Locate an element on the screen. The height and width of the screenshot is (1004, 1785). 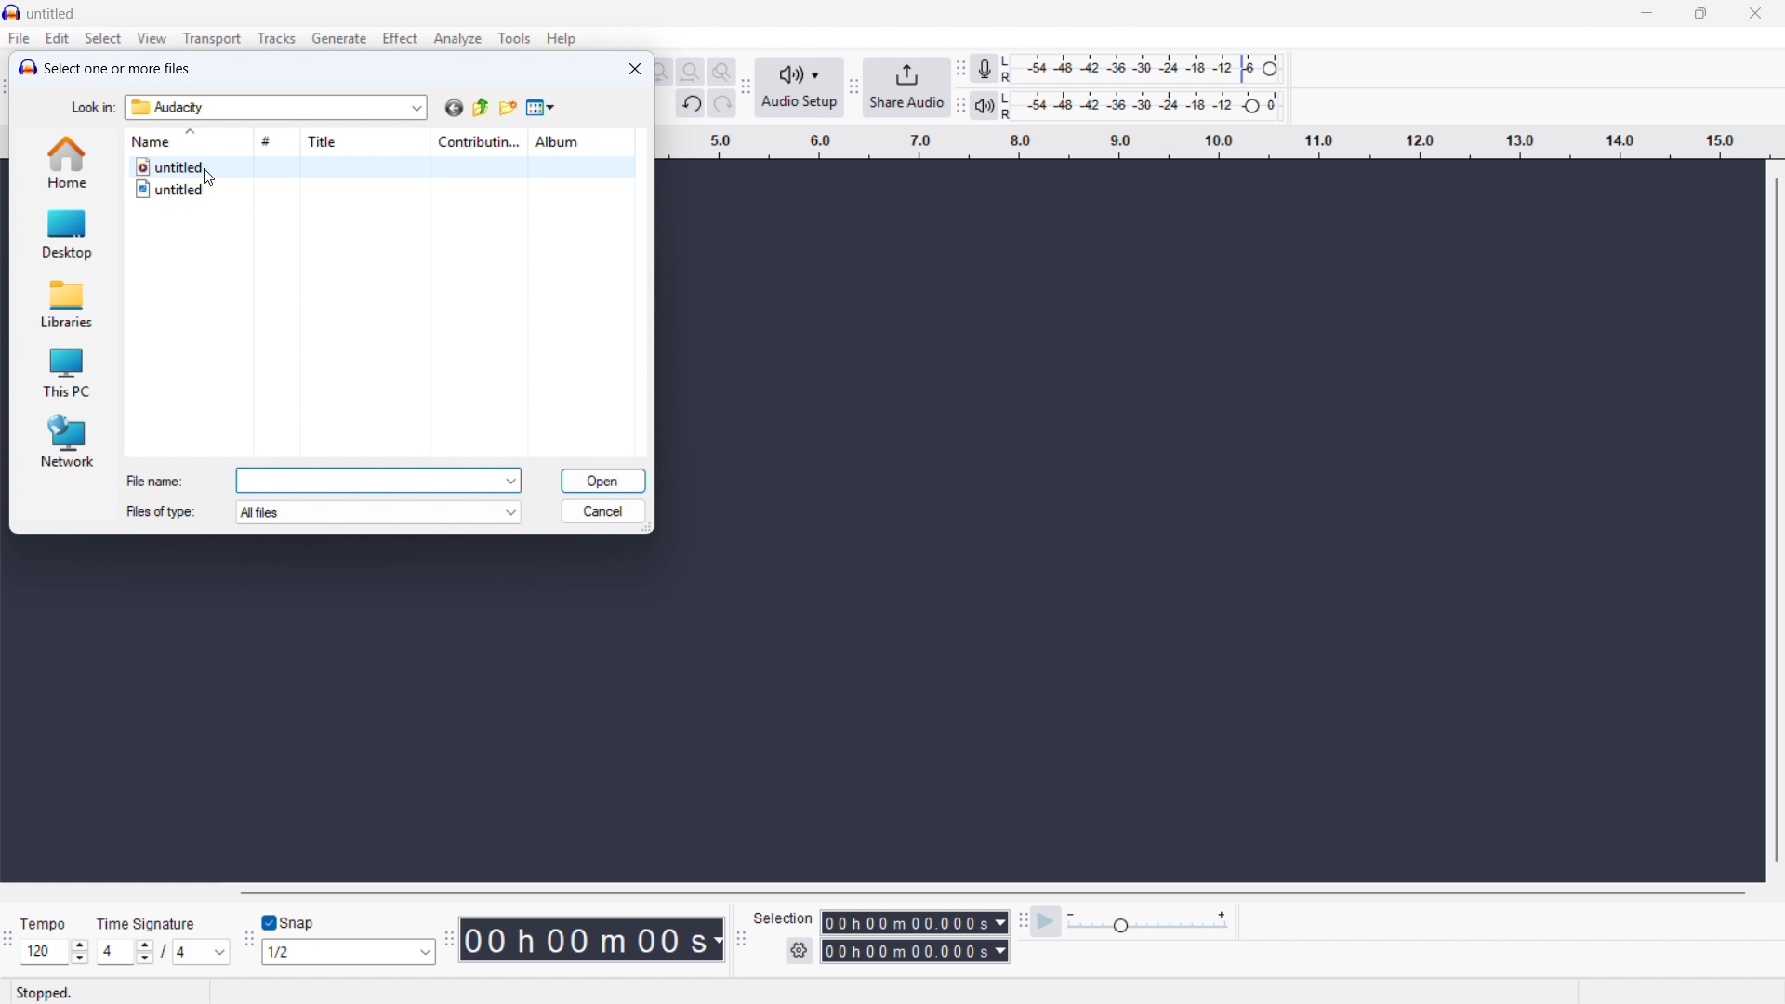
cursor is located at coordinates (209, 178).